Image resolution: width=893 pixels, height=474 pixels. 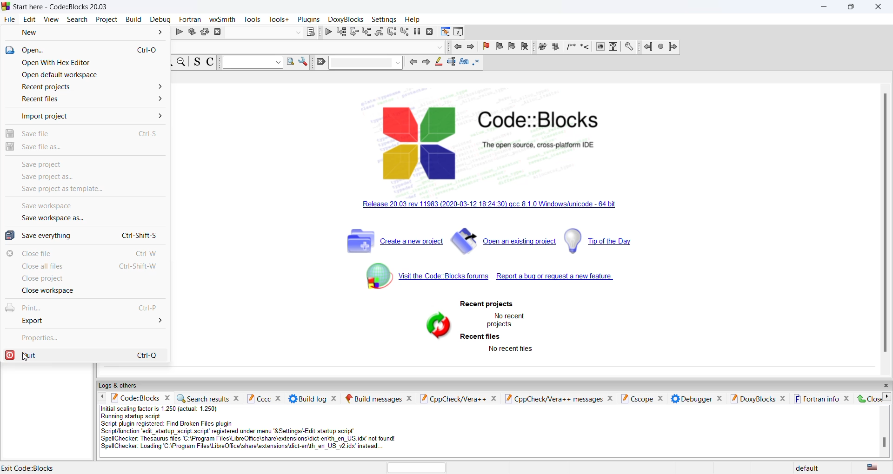 What do you see at coordinates (426, 63) in the screenshot?
I see `next` at bounding box center [426, 63].